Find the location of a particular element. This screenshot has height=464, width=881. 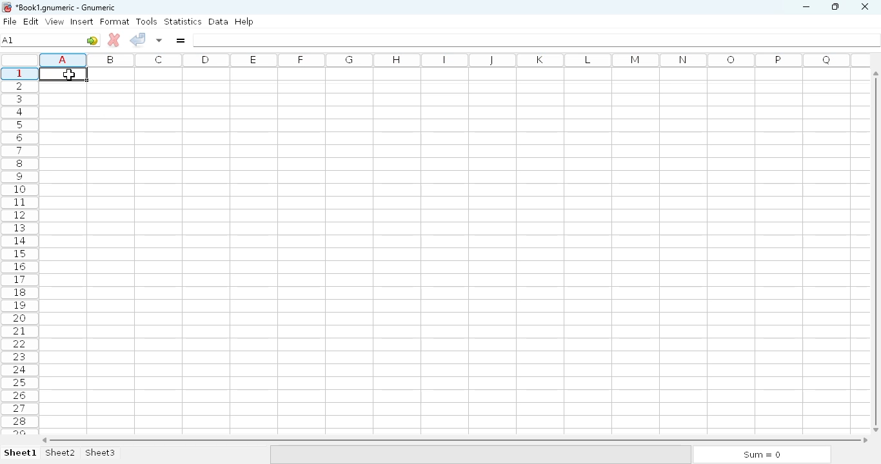

logo is located at coordinates (6, 7).